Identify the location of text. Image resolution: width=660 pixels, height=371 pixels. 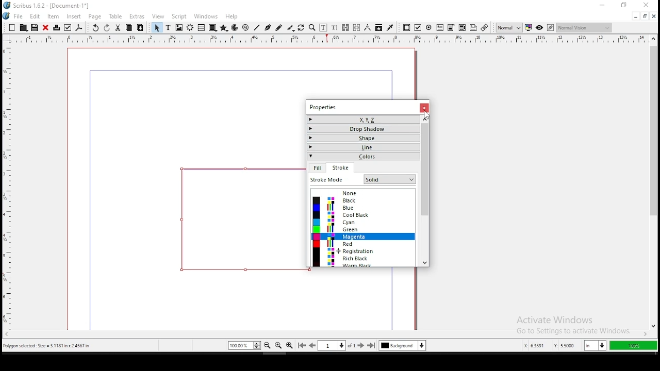
(169, 27).